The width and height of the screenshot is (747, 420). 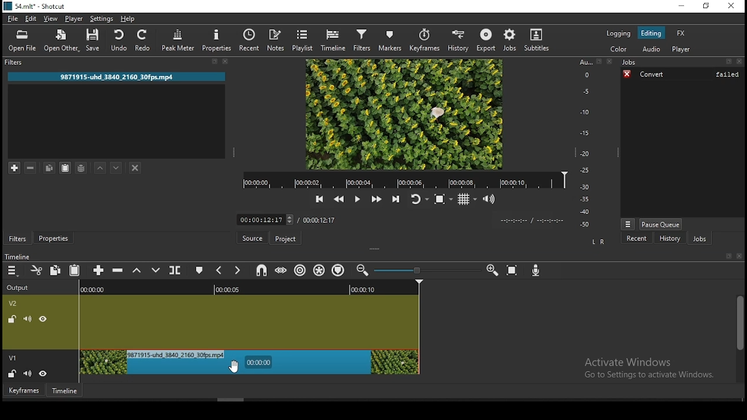 What do you see at coordinates (20, 287) in the screenshot?
I see `outpur` at bounding box center [20, 287].